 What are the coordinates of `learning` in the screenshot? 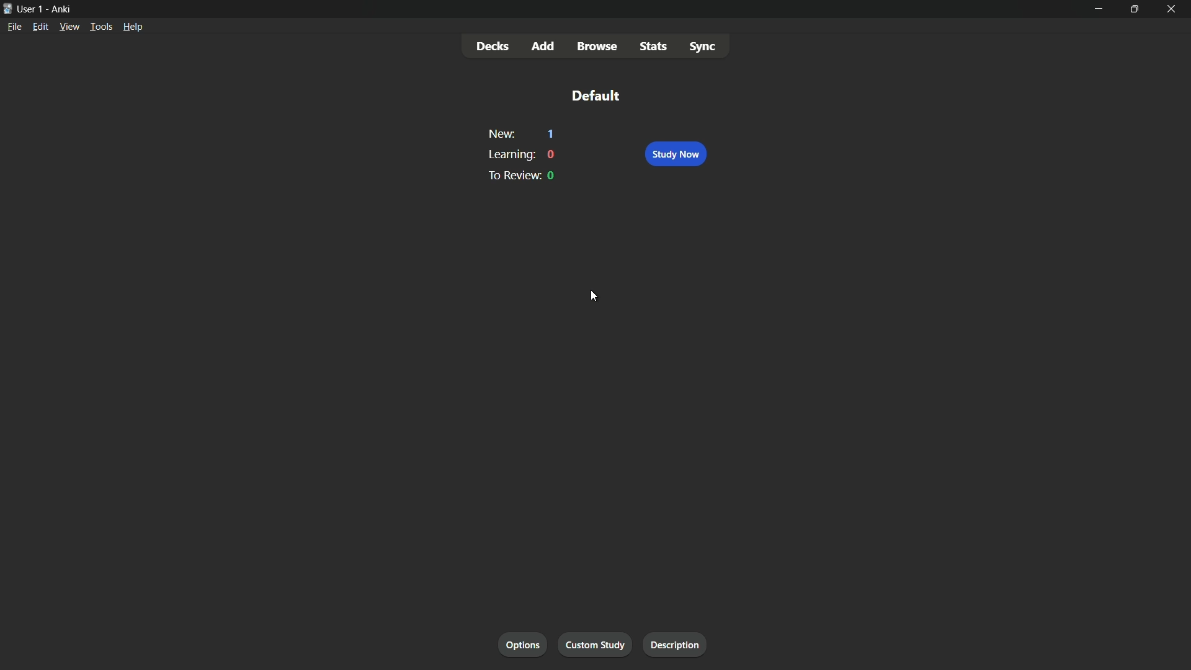 It's located at (508, 154).